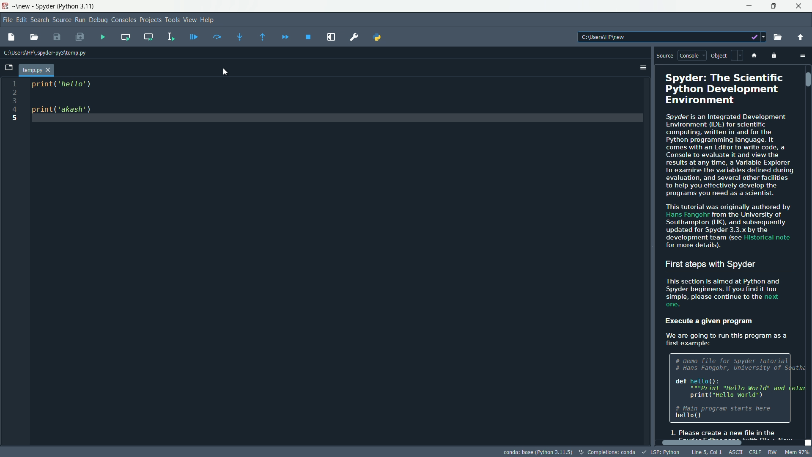  I want to click on C:\USERS\HP\NEW, so click(640, 38).